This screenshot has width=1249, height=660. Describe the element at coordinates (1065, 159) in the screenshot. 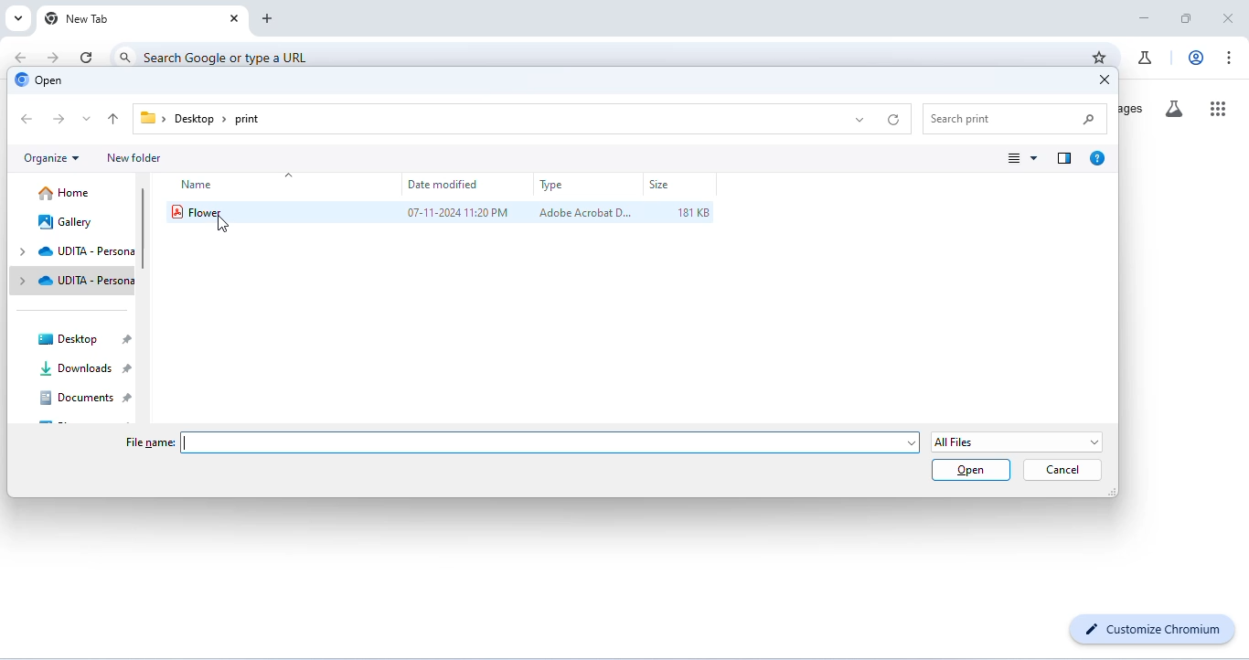

I see `show preview pane` at that location.